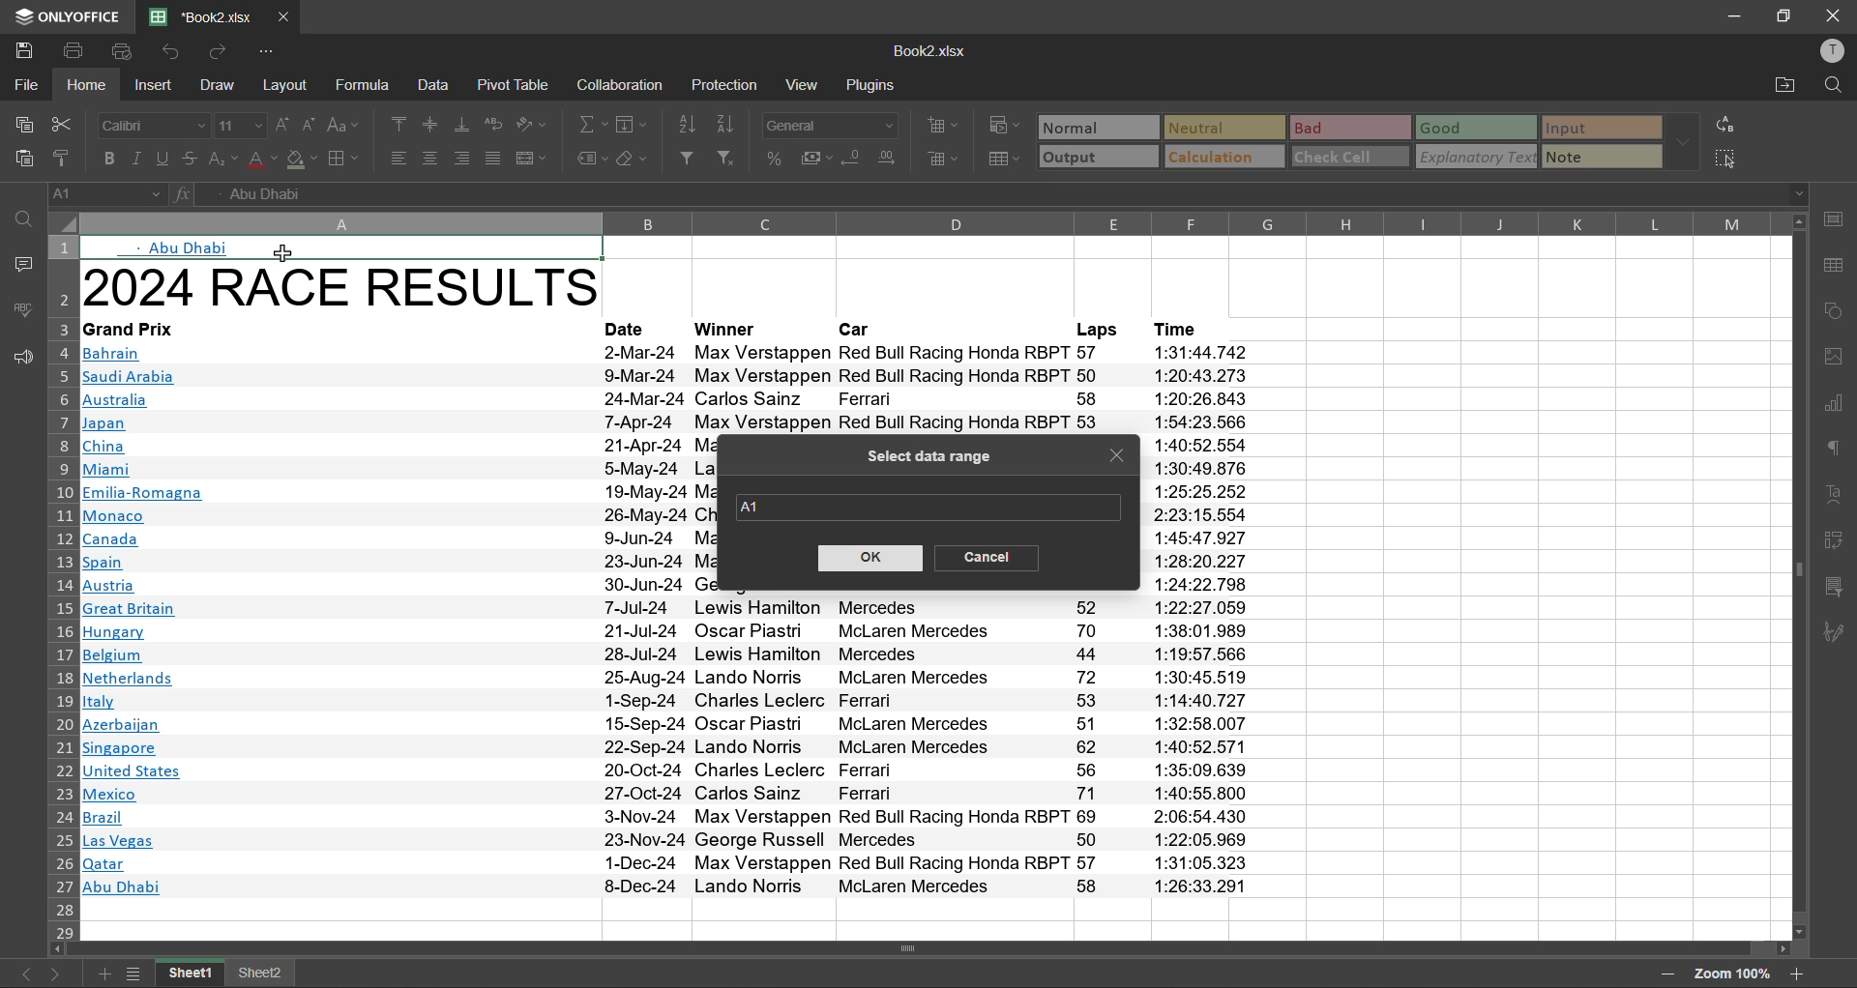 The height and width of the screenshot is (988, 1857). I want to click on slicer, so click(1833, 587).